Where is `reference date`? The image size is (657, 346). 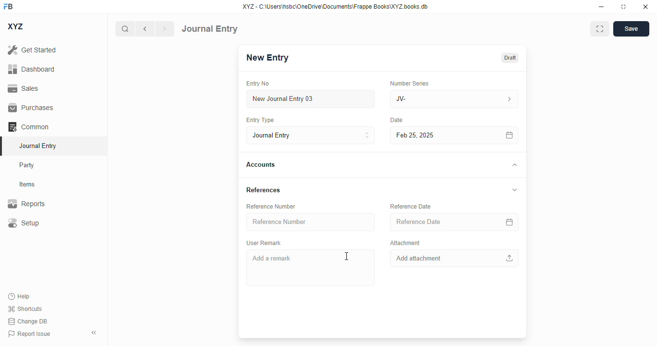
reference date is located at coordinates (434, 222).